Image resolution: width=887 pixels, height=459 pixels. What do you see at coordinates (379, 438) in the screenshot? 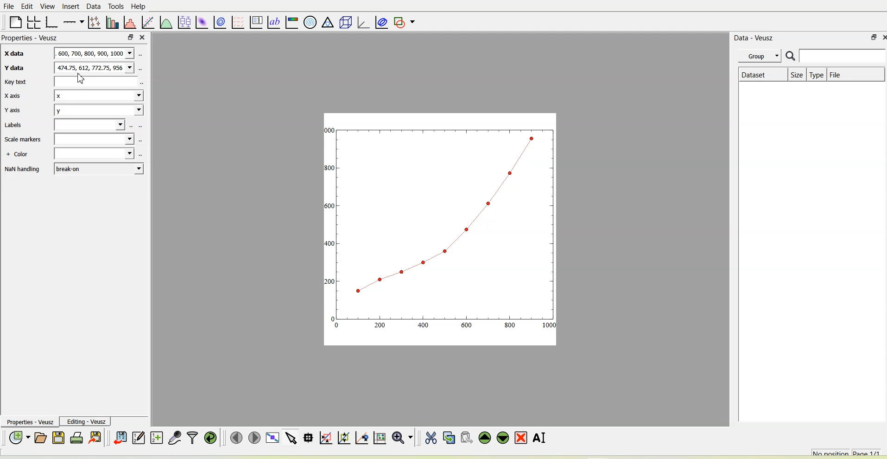
I see `Click to reset graph axes` at bounding box center [379, 438].